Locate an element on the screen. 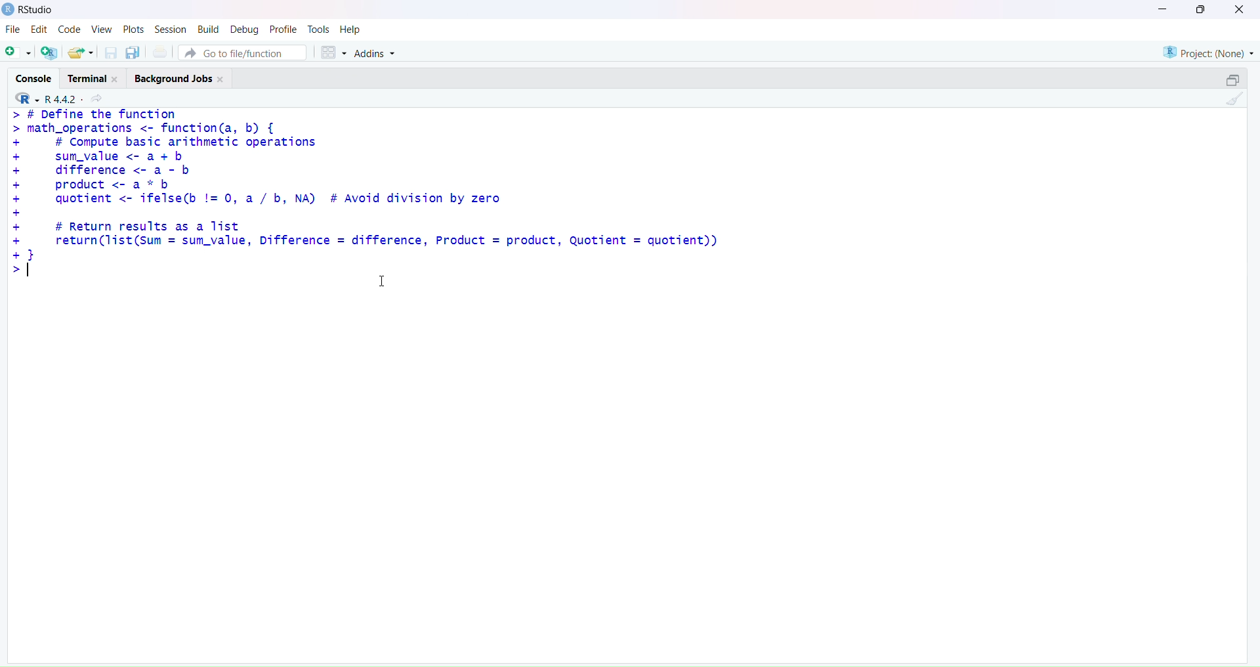 The height and width of the screenshot is (667, 1260). Plots is located at coordinates (132, 29).